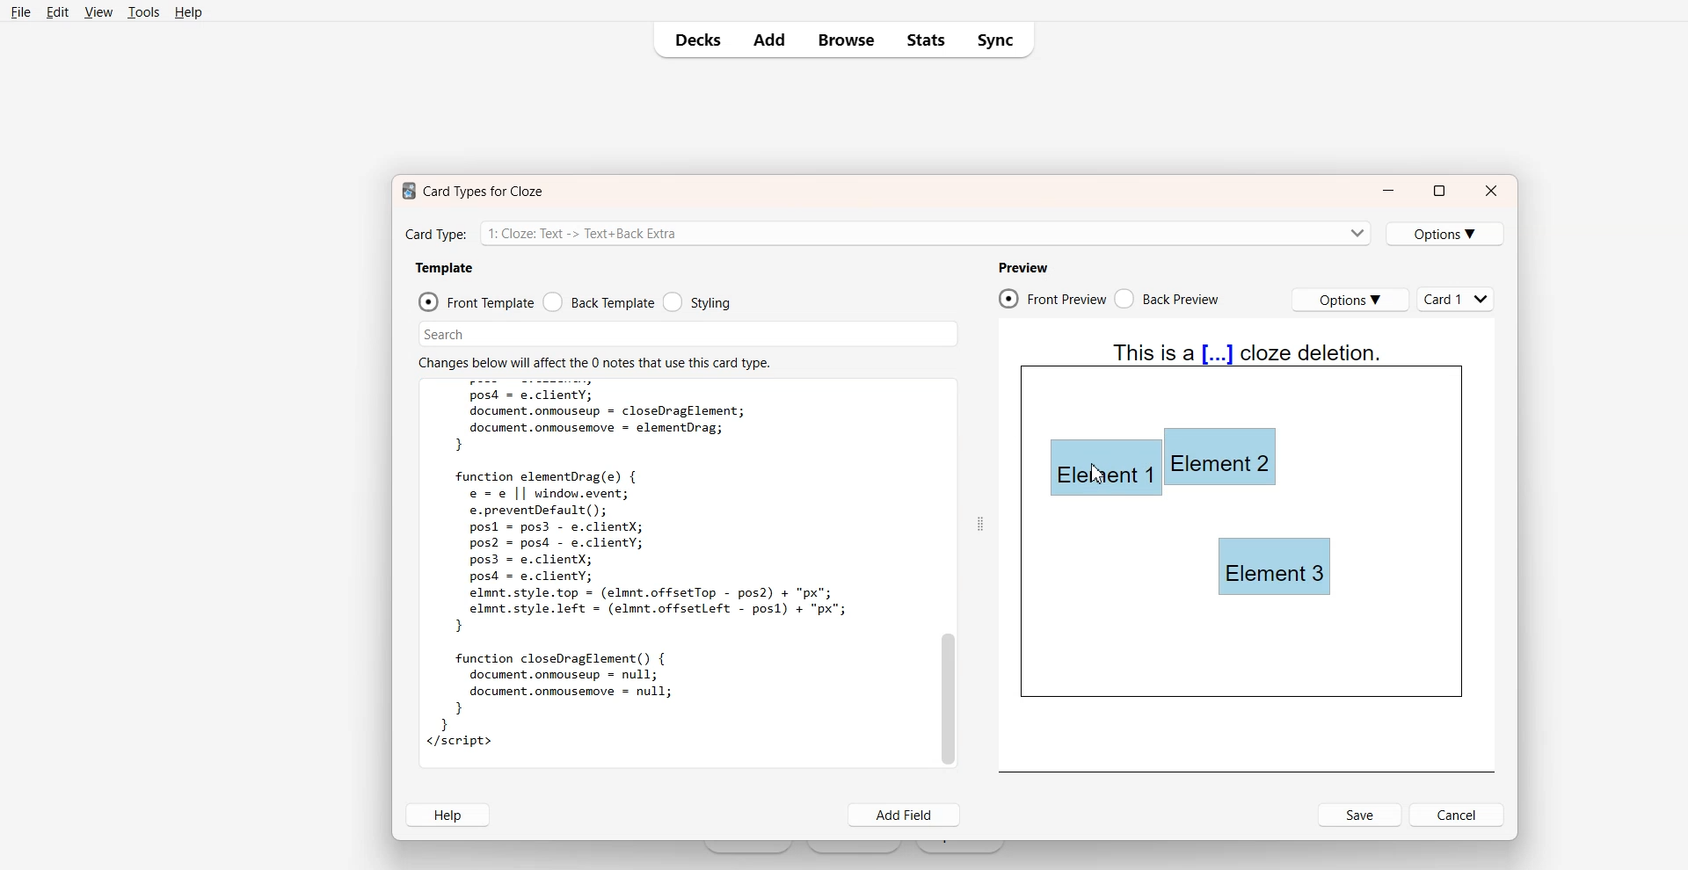  I want to click on Element 1, so click(1101, 469).